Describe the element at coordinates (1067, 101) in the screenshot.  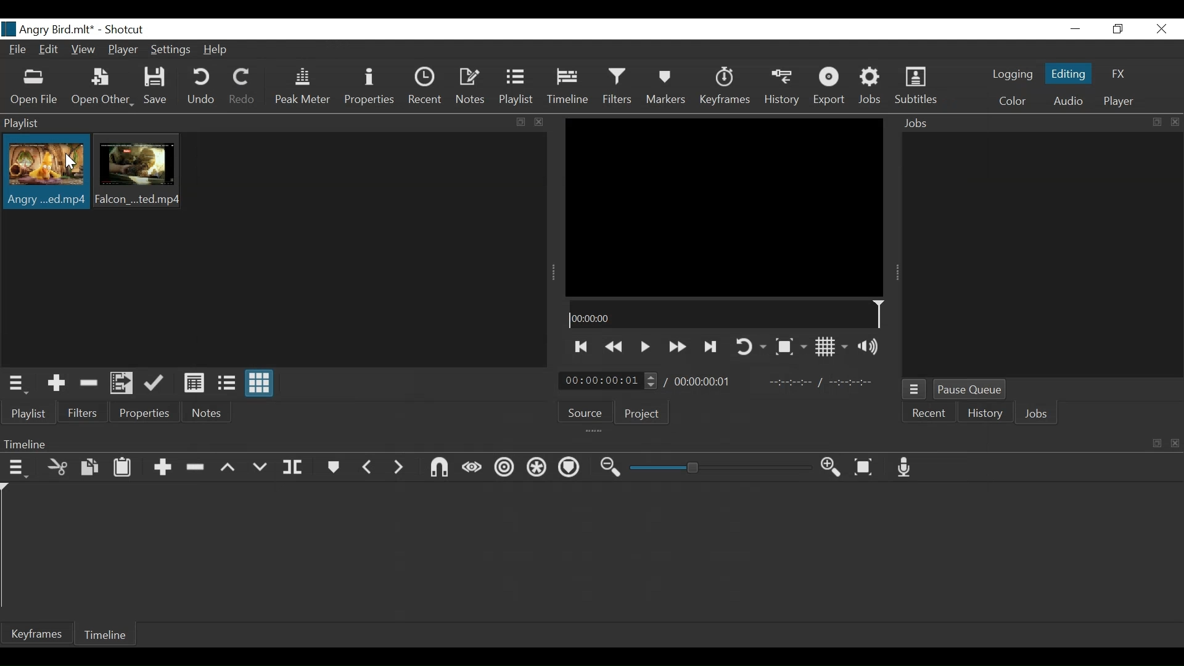
I see `Audio` at that location.